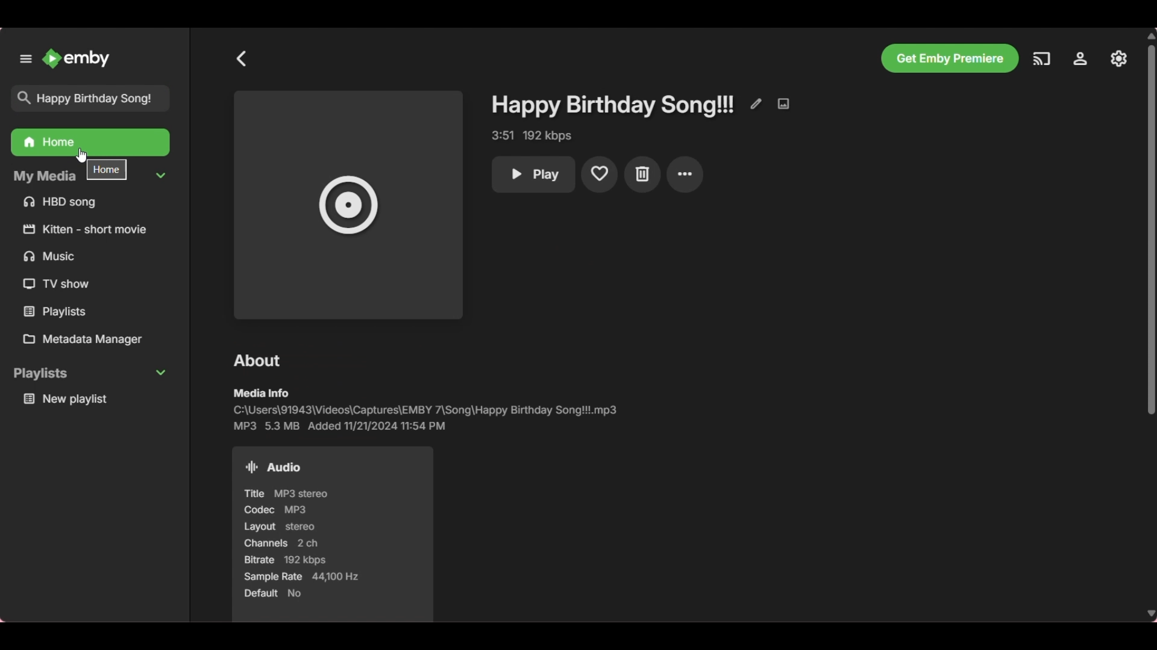  Describe the element at coordinates (77, 58) in the screenshot. I see ` Emby` at that location.